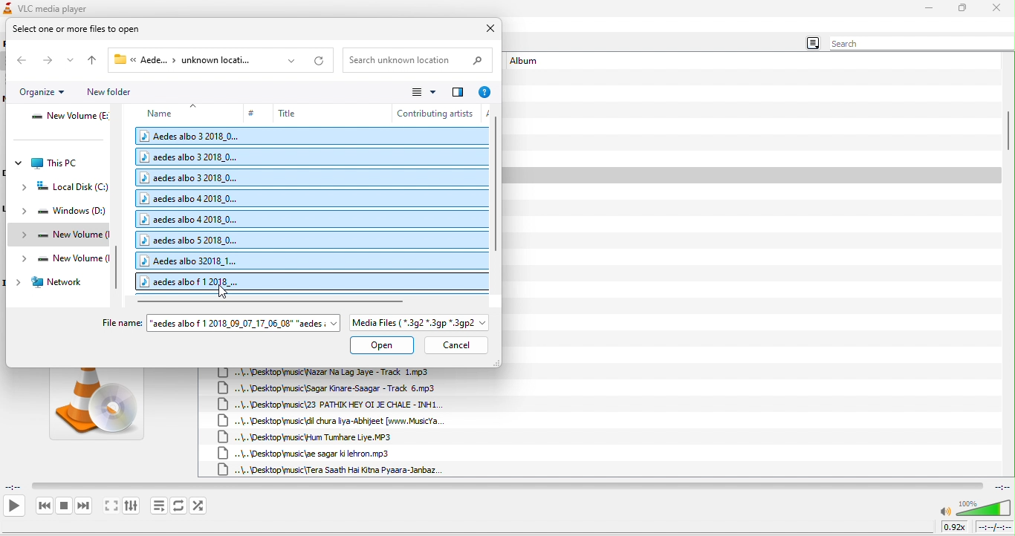 The width and height of the screenshot is (1015, 536). What do you see at coordinates (308, 437) in the screenshot?
I see `..\..\Desktop\music\Hum Tumhare Liye. MP3` at bounding box center [308, 437].